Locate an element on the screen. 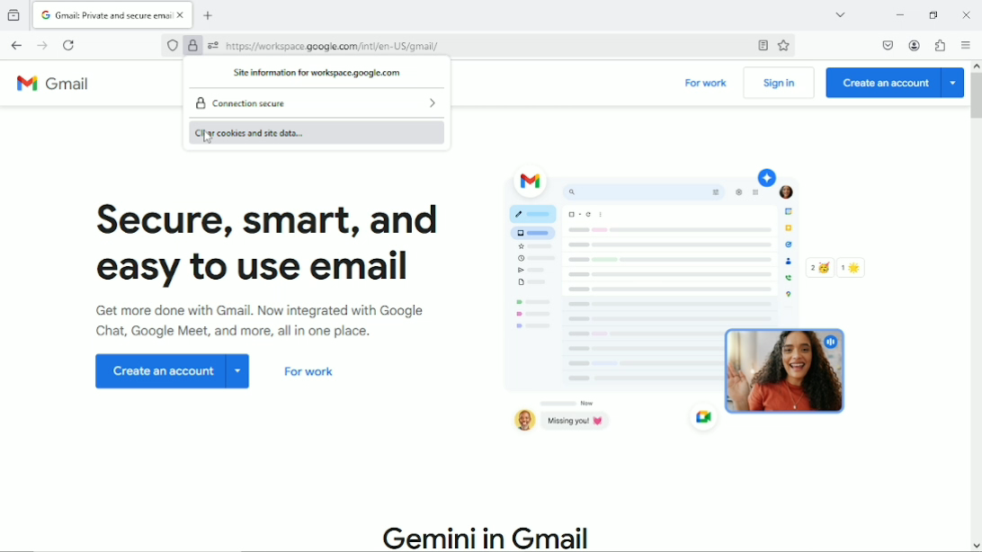 The image size is (982, 552). You have granted this website additional permissions is located at coordinates (211, 46).